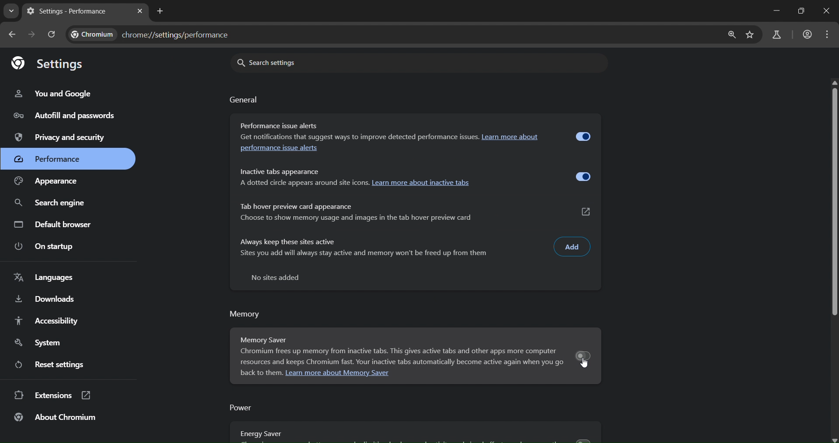 The height and width of the screenshot is (443, 839). What do you see at coordinates (279, 278) in the screenshot?
I see `text` at bounding box center [279, 278].